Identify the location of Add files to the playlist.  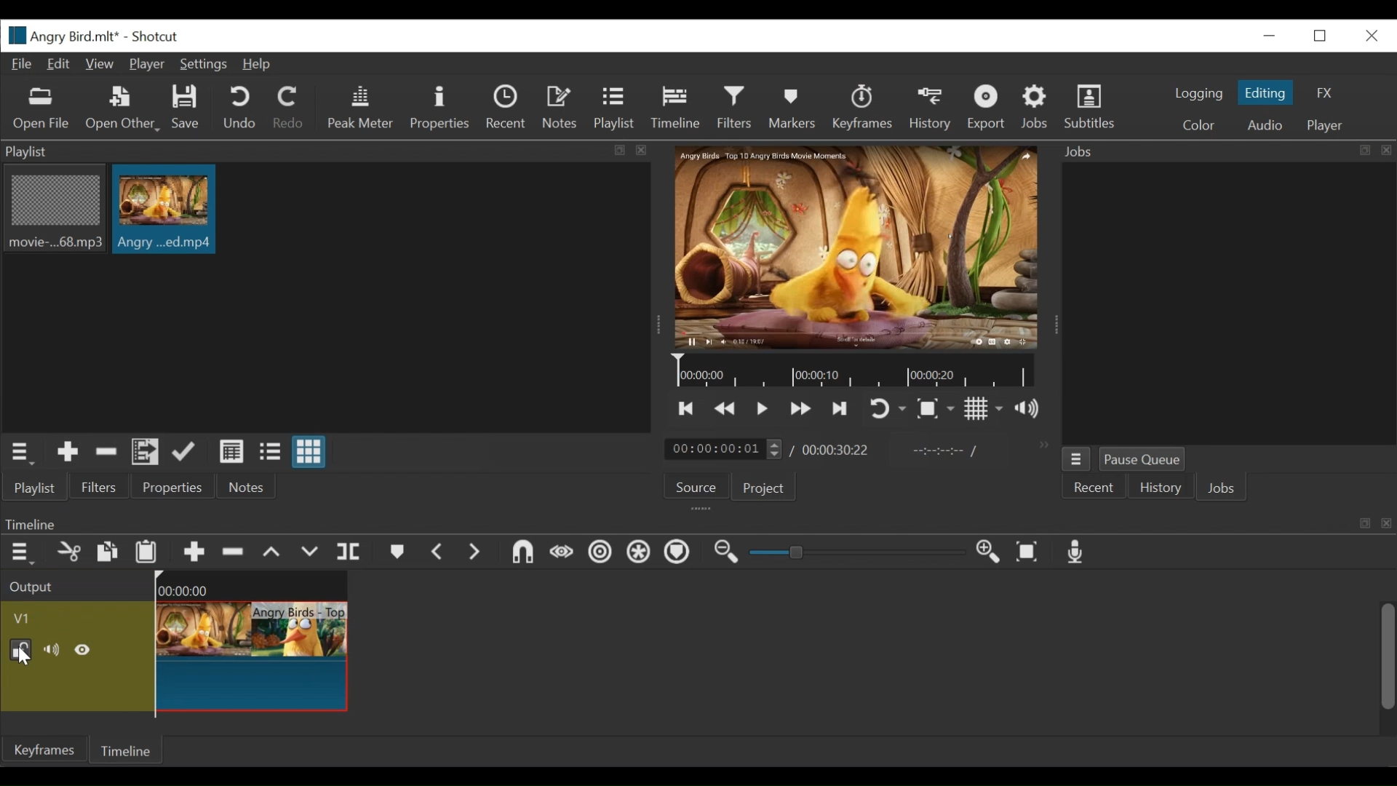
(146, 453).